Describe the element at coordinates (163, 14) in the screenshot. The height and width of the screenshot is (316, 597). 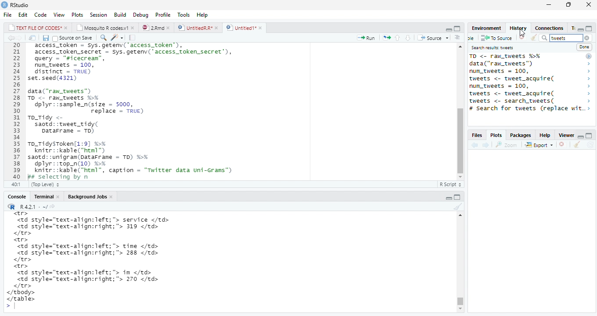
I see `Profile` at that location.